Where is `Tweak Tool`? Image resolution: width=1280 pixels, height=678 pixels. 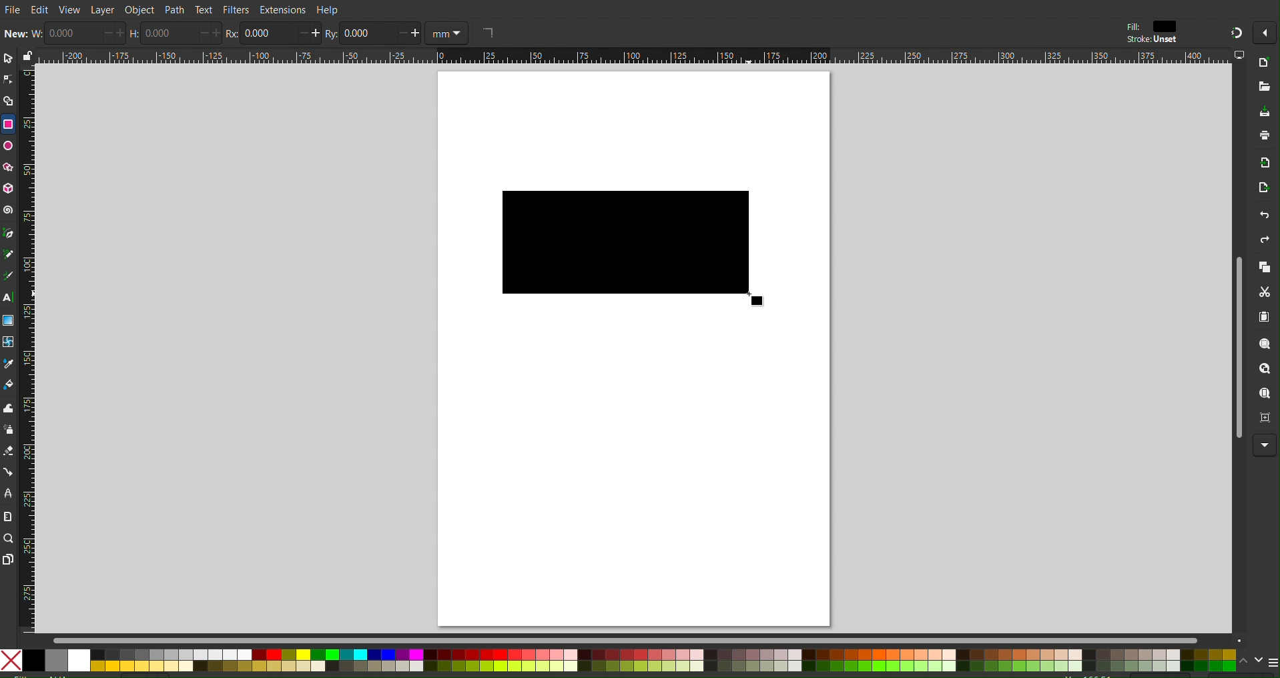
Tweak Tool is located at coordinates (8, 410).